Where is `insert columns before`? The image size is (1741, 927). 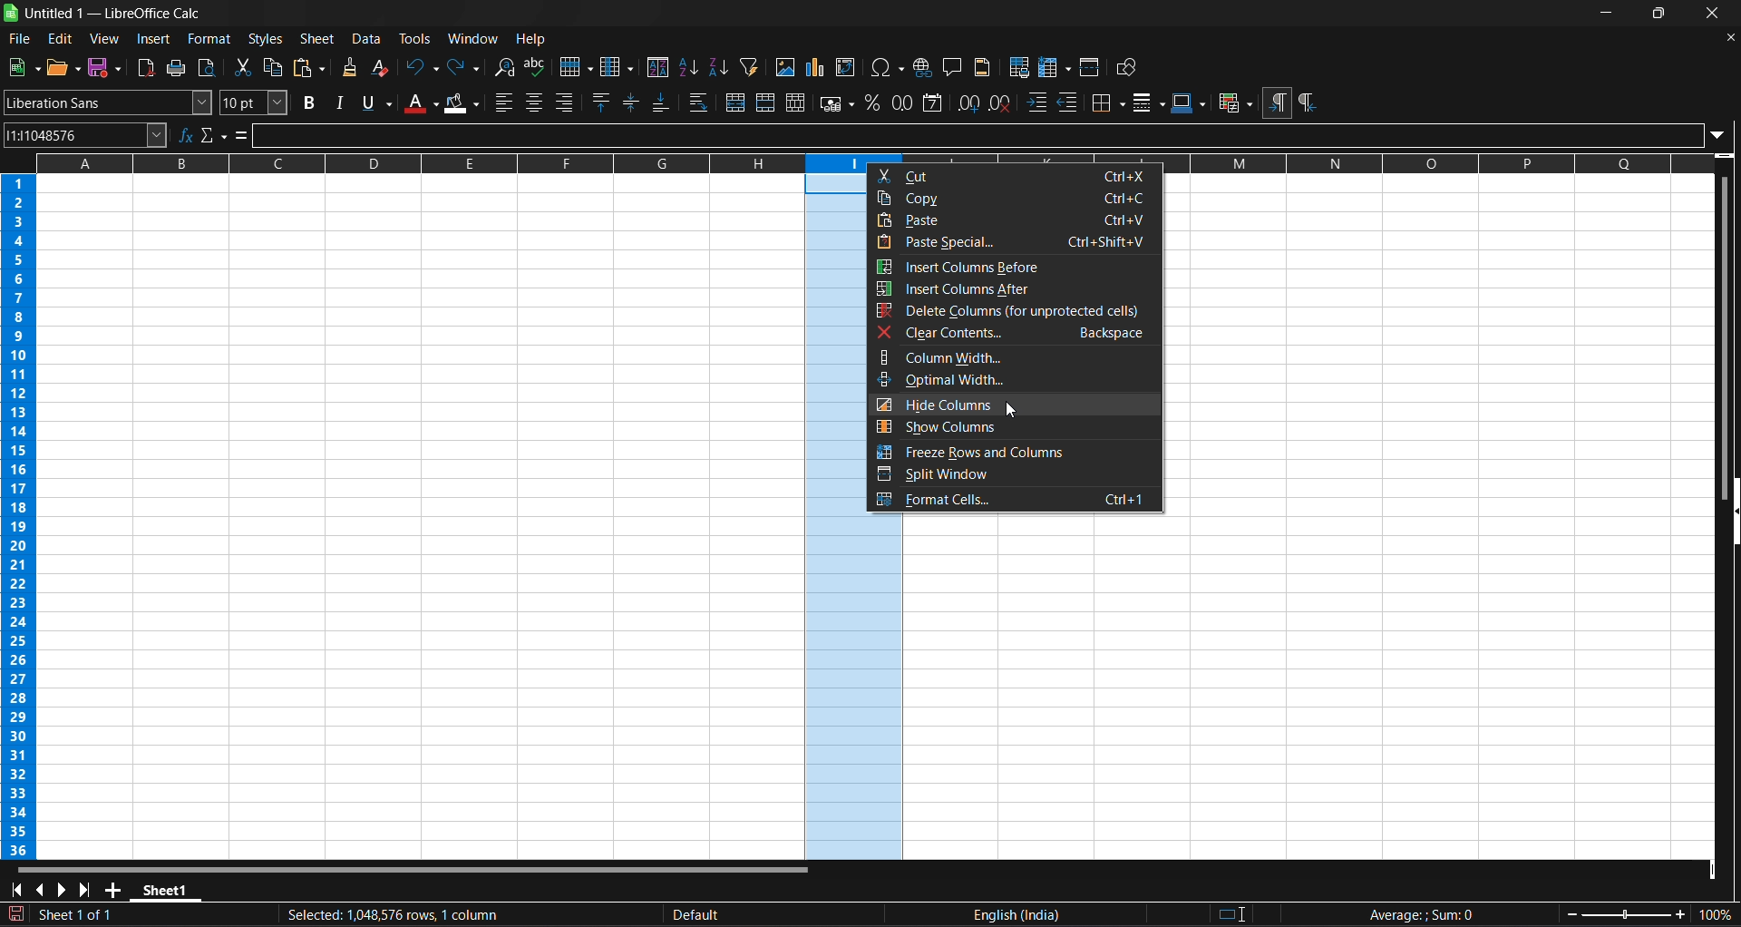
insert columns before is located at coordinates (1015, 267).